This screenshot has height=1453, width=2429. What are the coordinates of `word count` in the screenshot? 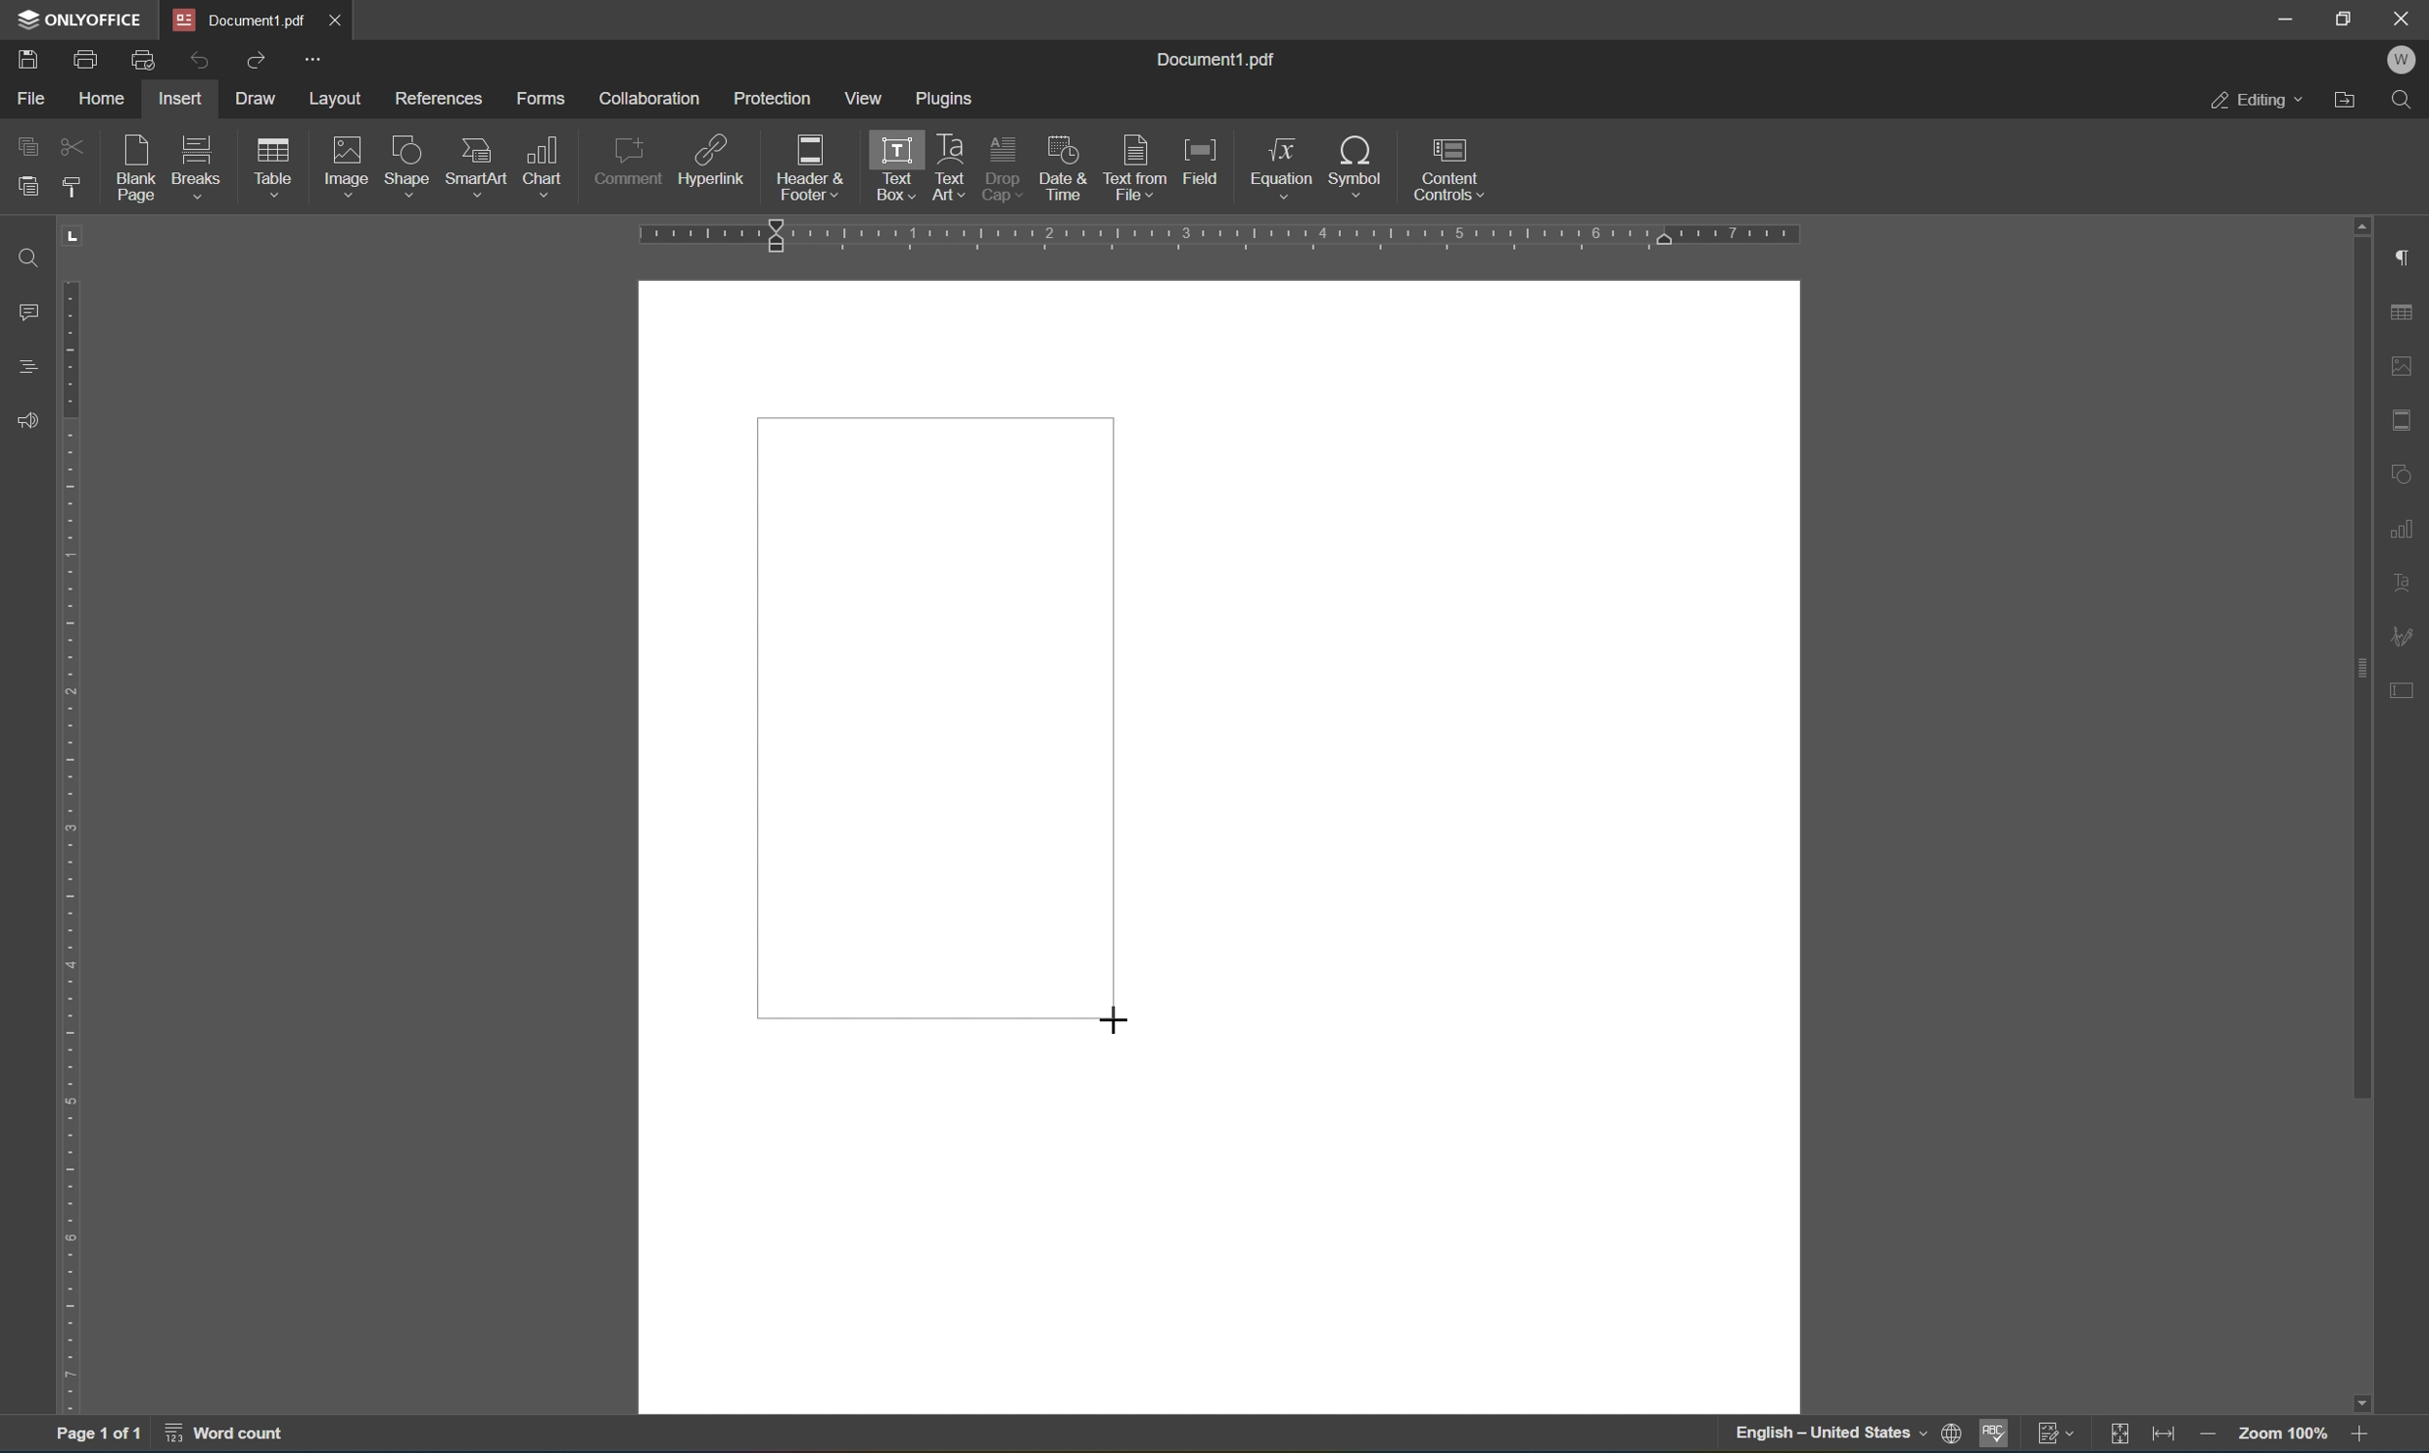 It's located at (227, 1434).